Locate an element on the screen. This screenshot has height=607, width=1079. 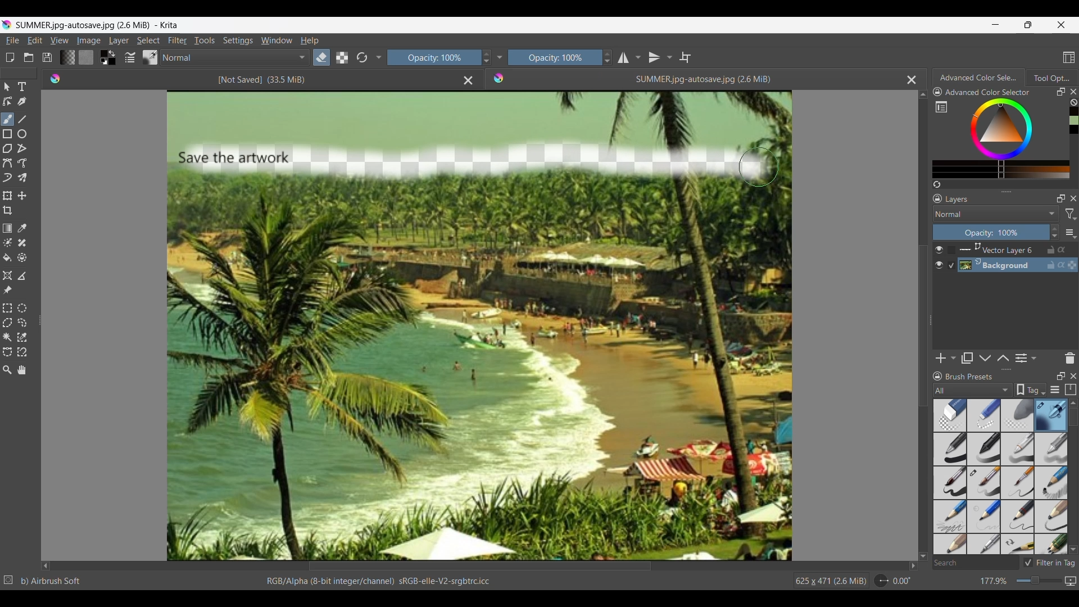
Choose workspace is located at coordinates (1069, 57).